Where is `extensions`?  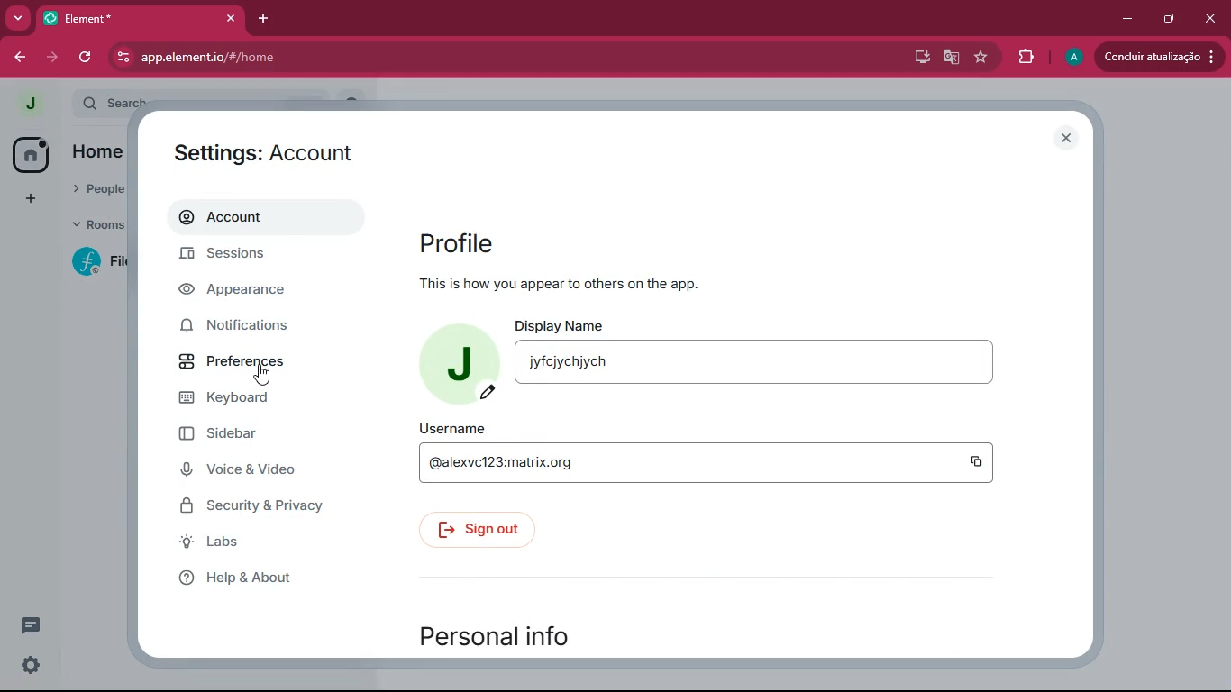 extensions is located at coordinates (1025, 57).